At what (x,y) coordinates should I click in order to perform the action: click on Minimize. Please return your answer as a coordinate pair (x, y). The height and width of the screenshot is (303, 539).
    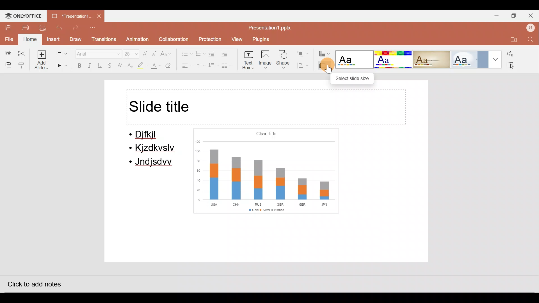
    Looking at the image, I should click on (495, 15).